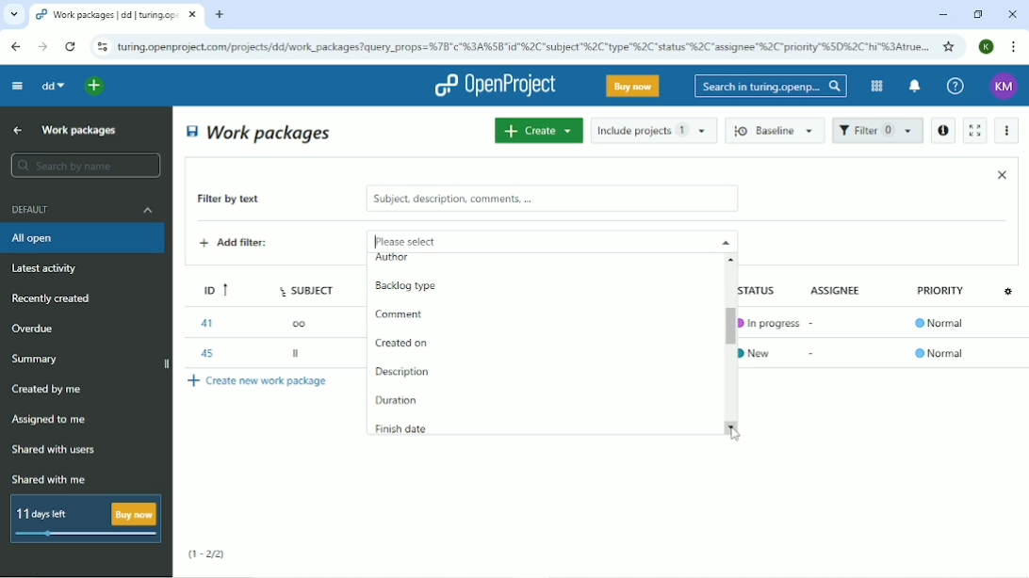  Describe the element at coordinates (84, 209) in the screenshot. I see `Default` at that location.